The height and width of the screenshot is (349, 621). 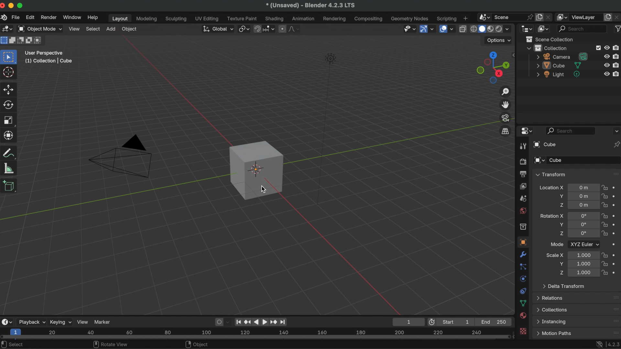 I want to click on toggle x-ray, so click(x=463, y=28).